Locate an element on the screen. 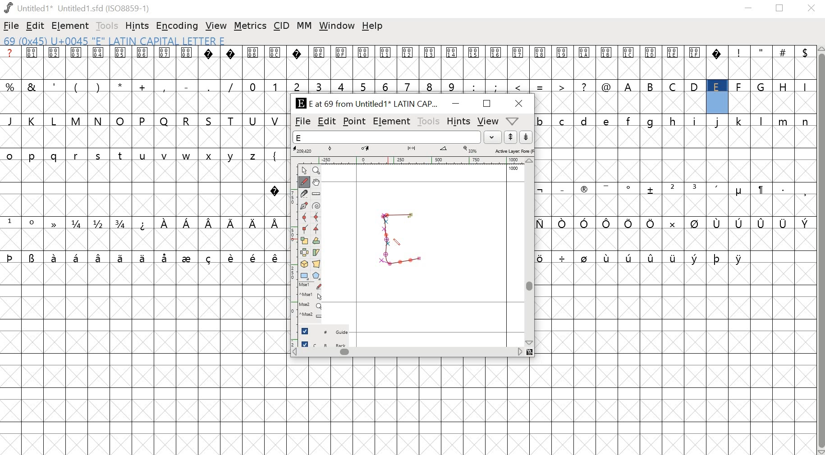 The width and height of the screenshot is (825, 455). MM is located at coordinates (304, 26).